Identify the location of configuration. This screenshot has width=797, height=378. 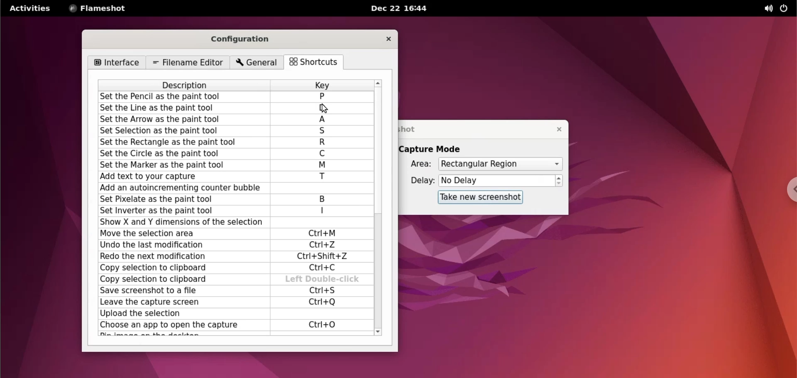
(245, 39).